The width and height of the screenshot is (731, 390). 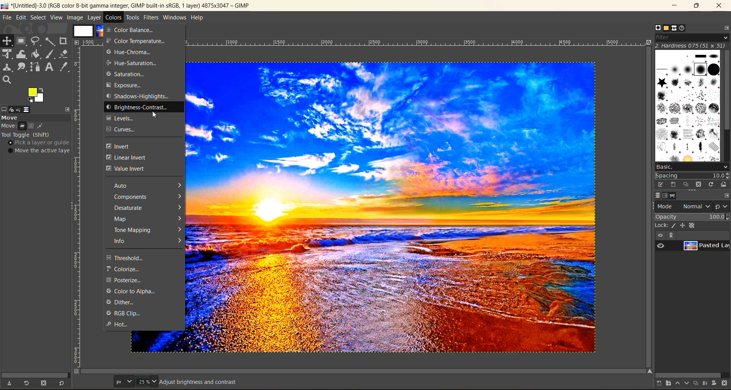 I want to click on minimize, so click(x=674, y=6).